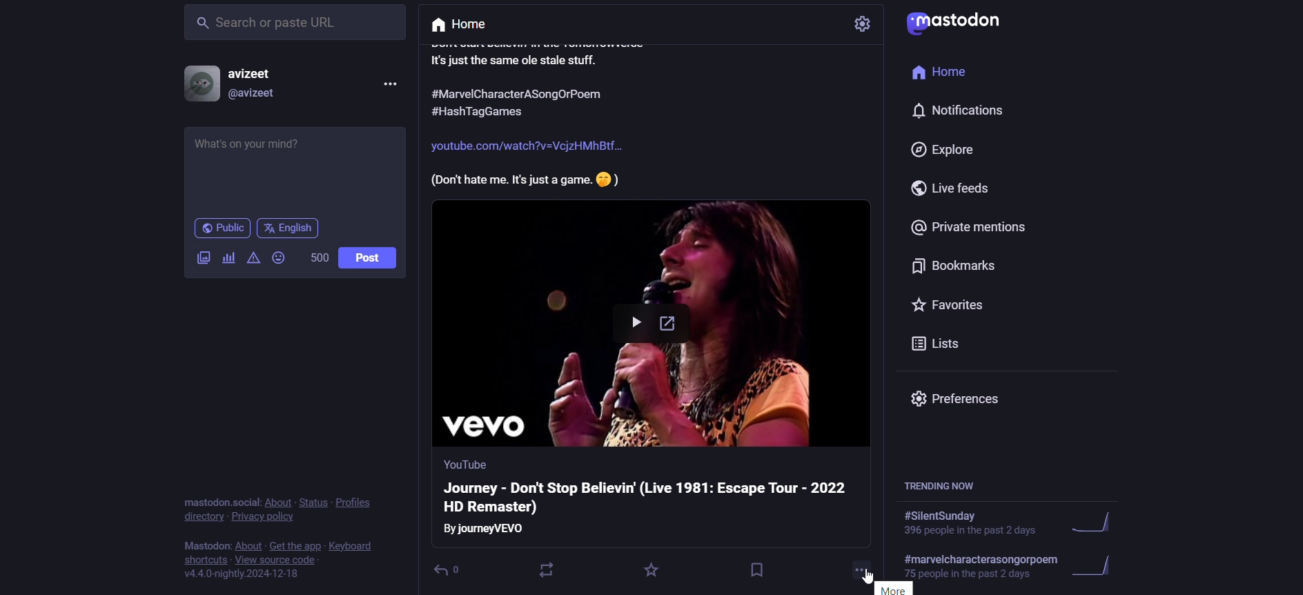 Image resolution: width=1303 pixels, height=595 pixels. Describe the element at coordinates (650, 570) in the screenshot. I see `favorites` at that location.